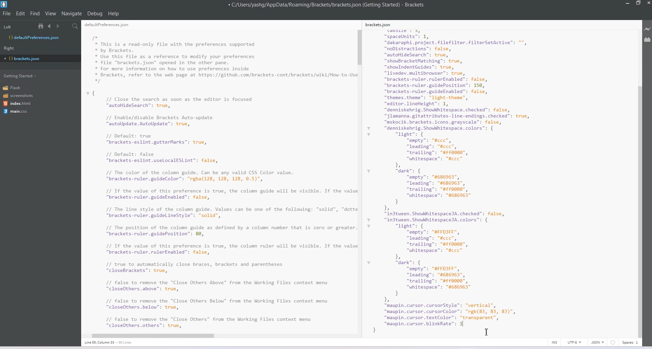  Describe the element at coordinates (76, 26) in the screenshot. I see `Find in Files` at that location.